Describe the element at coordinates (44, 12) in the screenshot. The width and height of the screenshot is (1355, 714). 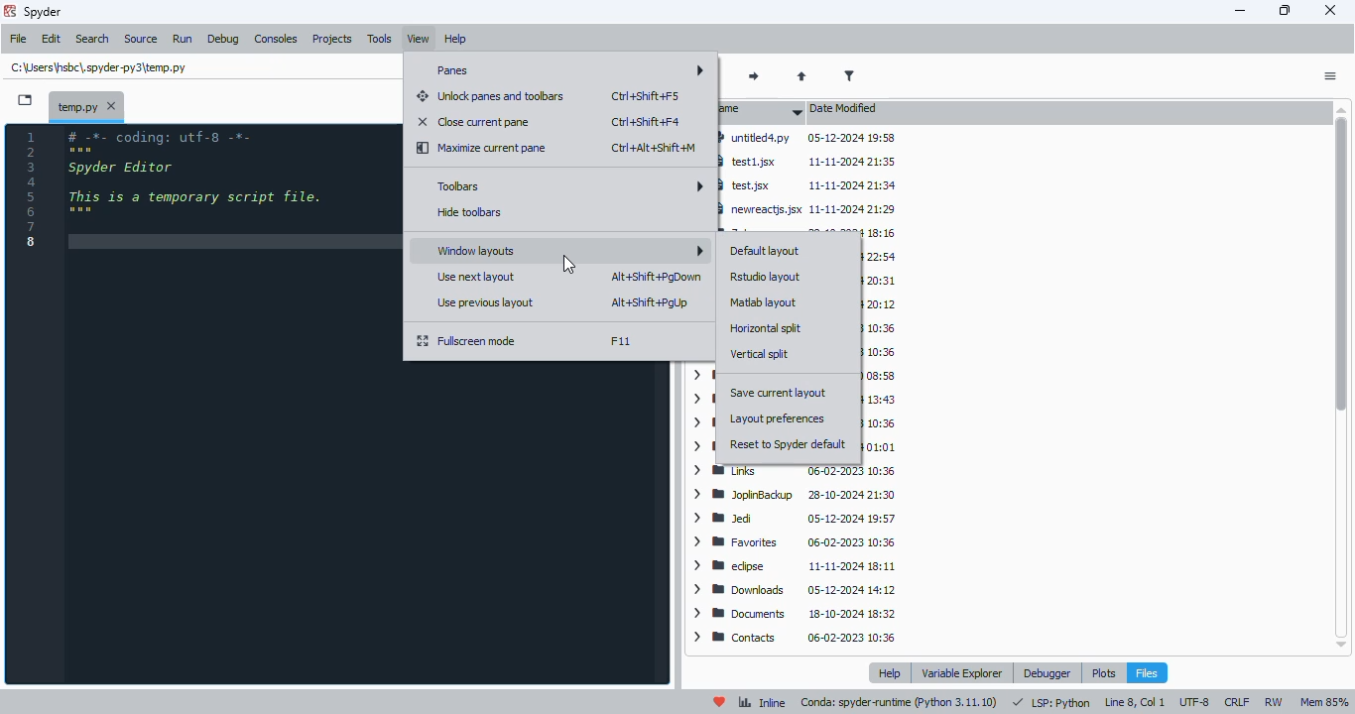
I see `spyder` at that location.